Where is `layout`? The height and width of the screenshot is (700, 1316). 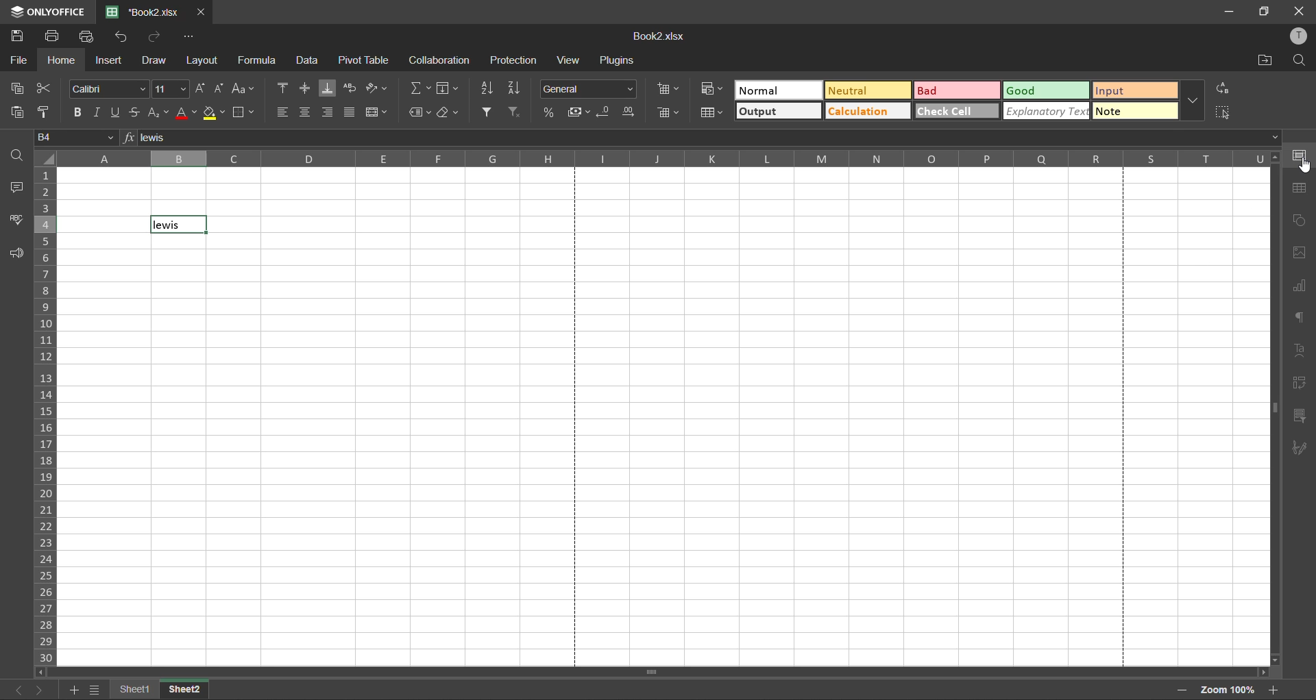
layout is located at coordinates (202, 60).